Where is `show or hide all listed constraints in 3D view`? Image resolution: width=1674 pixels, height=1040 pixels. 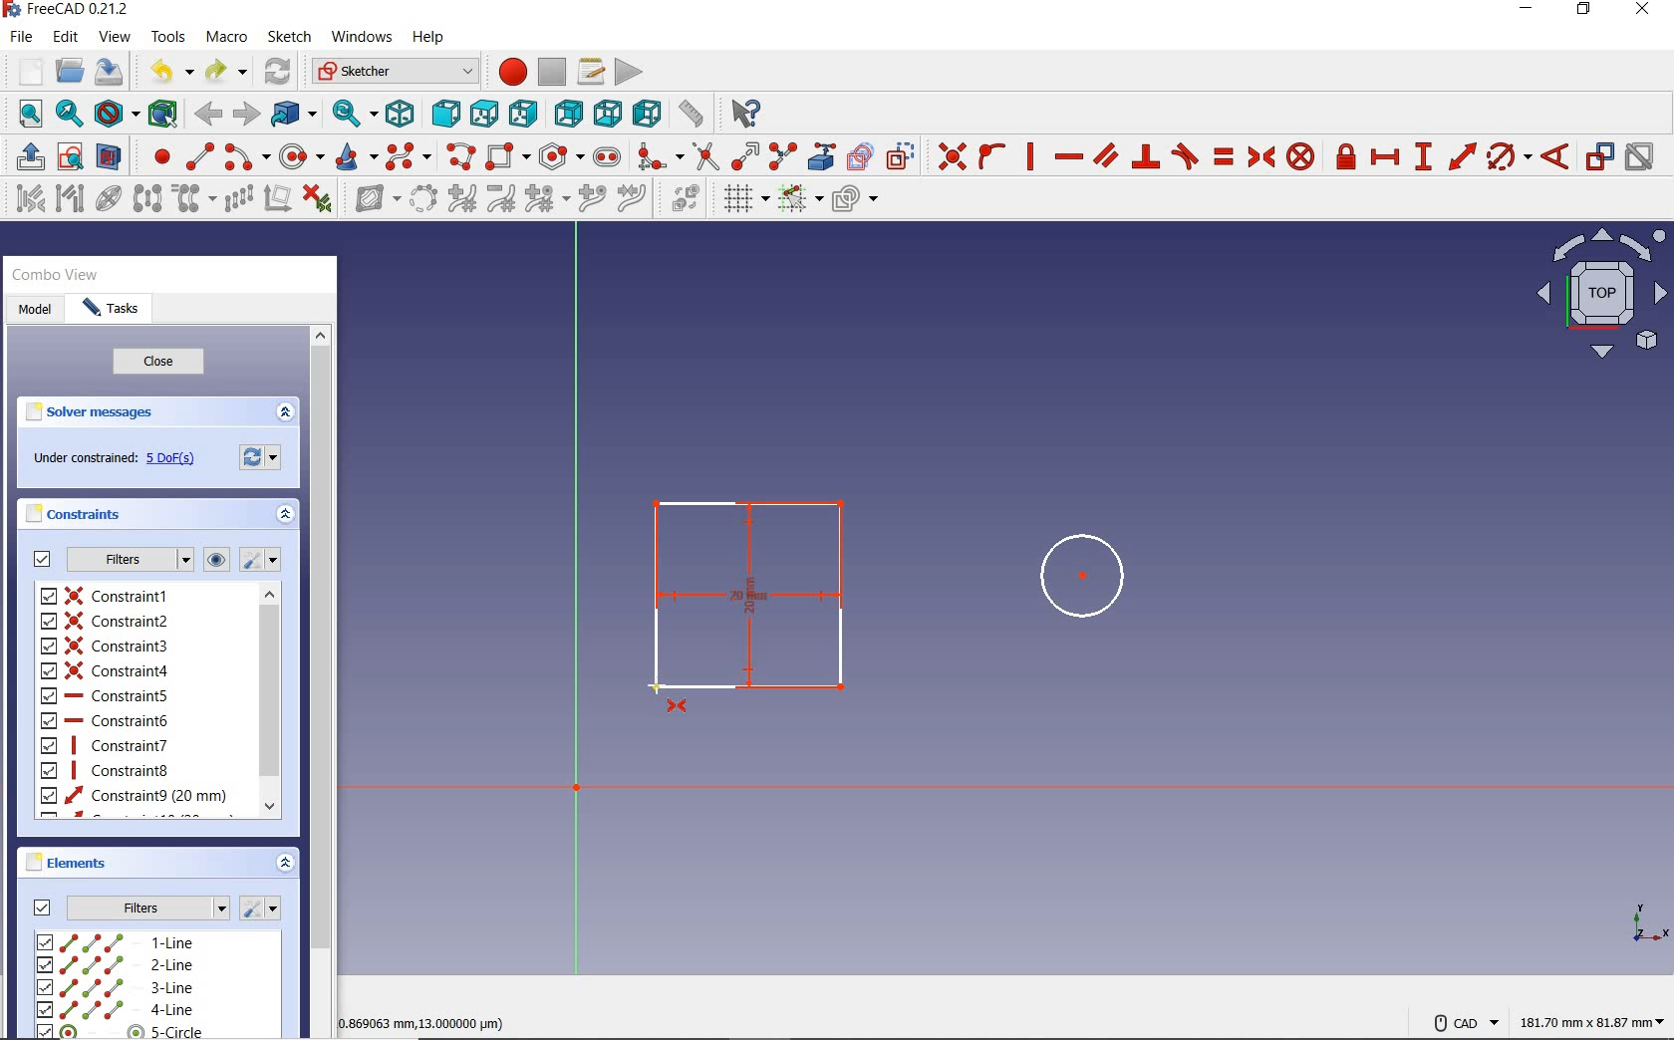
show or hide all listed constraints in 3D view is located at coordinates (217, 558).